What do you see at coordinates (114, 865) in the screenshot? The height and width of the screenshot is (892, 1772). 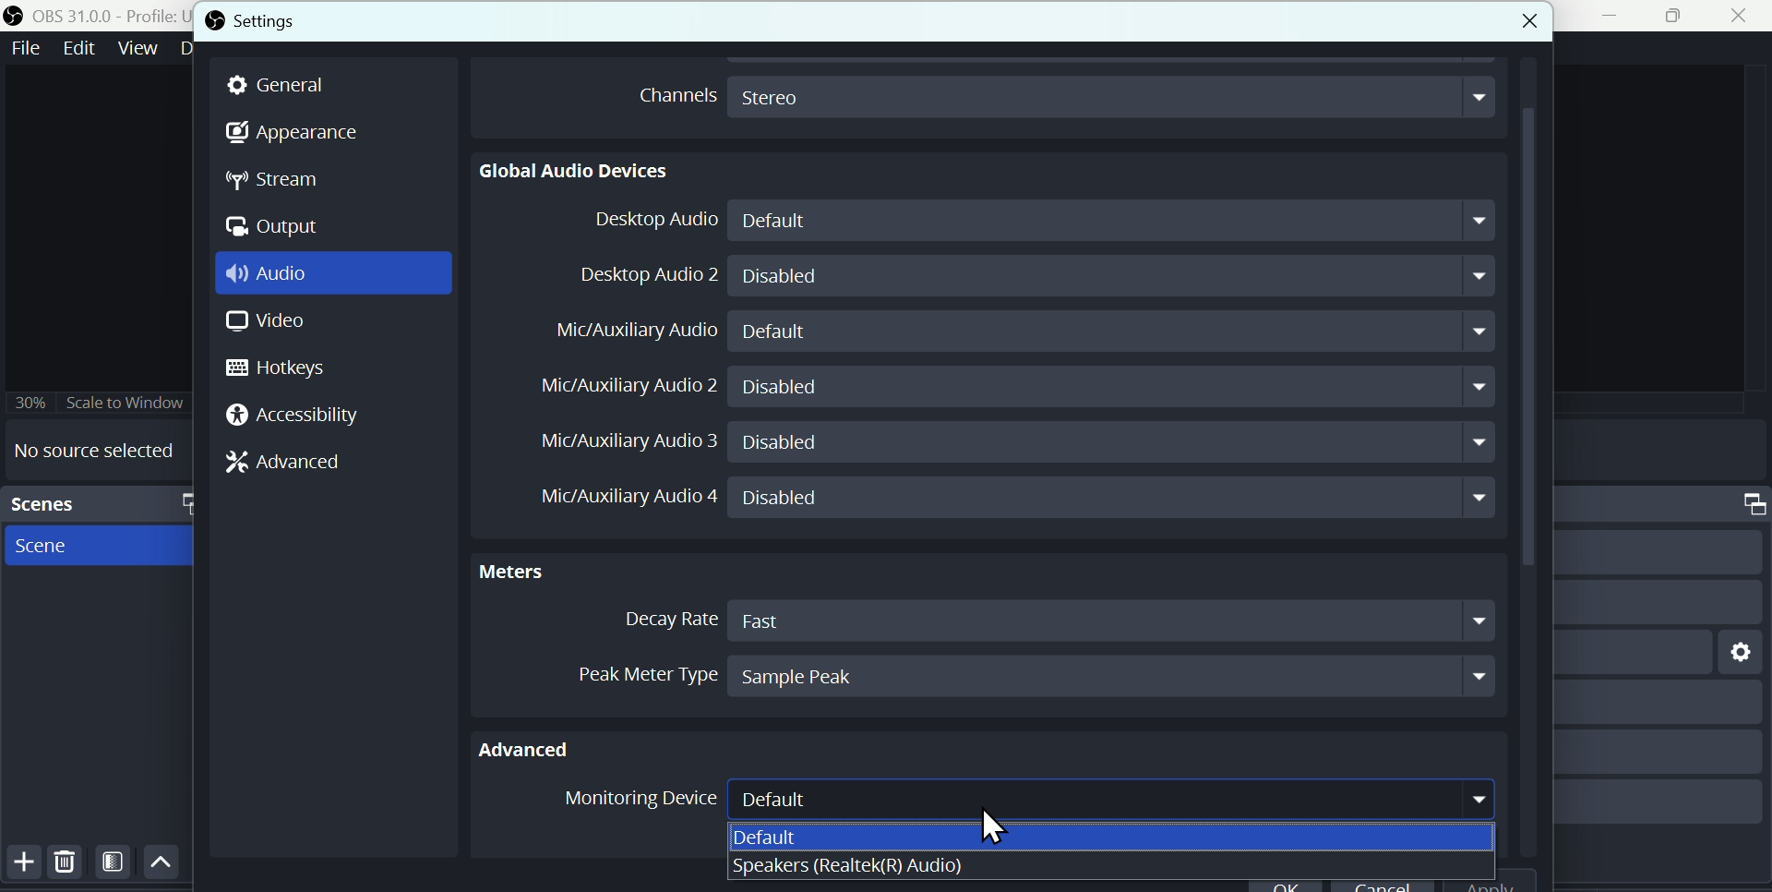 I see `Filter` at bounding box center [114, 865].